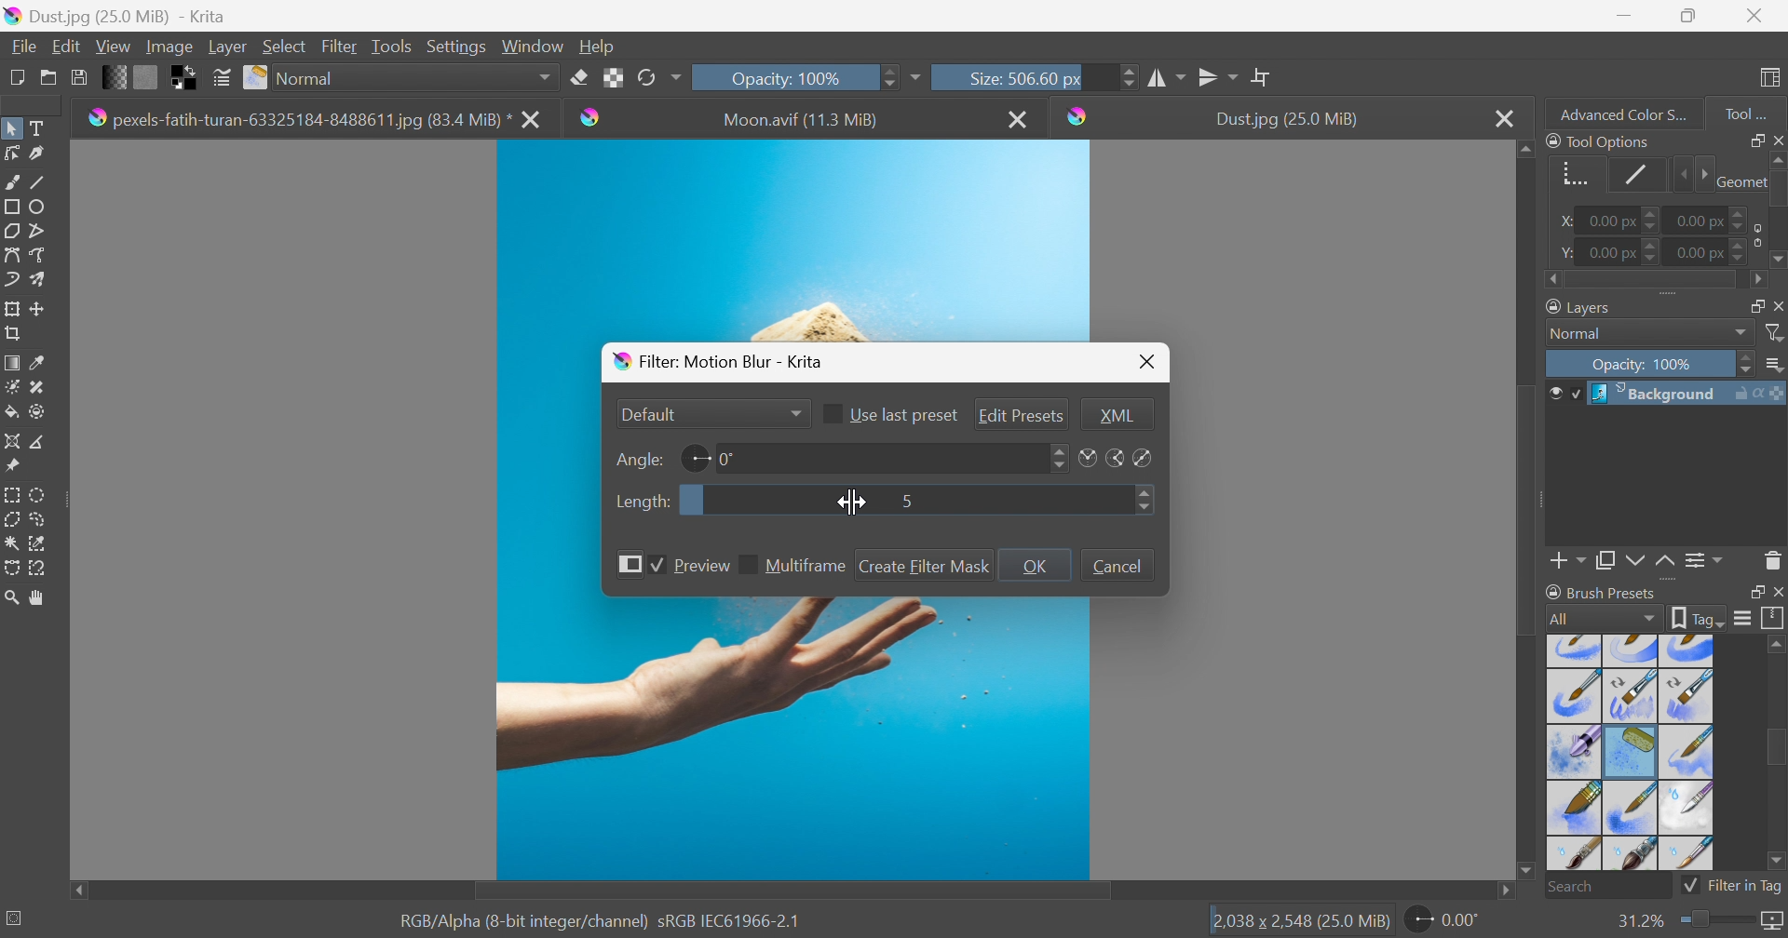  What do you see at coordinates (808, 566) in the screenshot?
I see `Multiframe` at bounding box center [808, 566].